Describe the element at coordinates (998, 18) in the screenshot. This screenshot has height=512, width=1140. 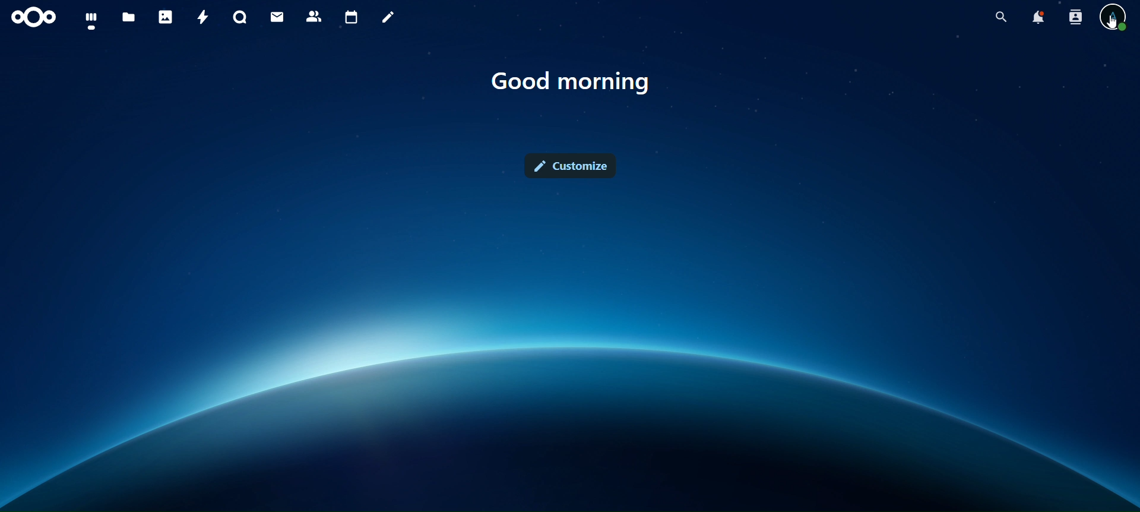
I see `search` at that location.